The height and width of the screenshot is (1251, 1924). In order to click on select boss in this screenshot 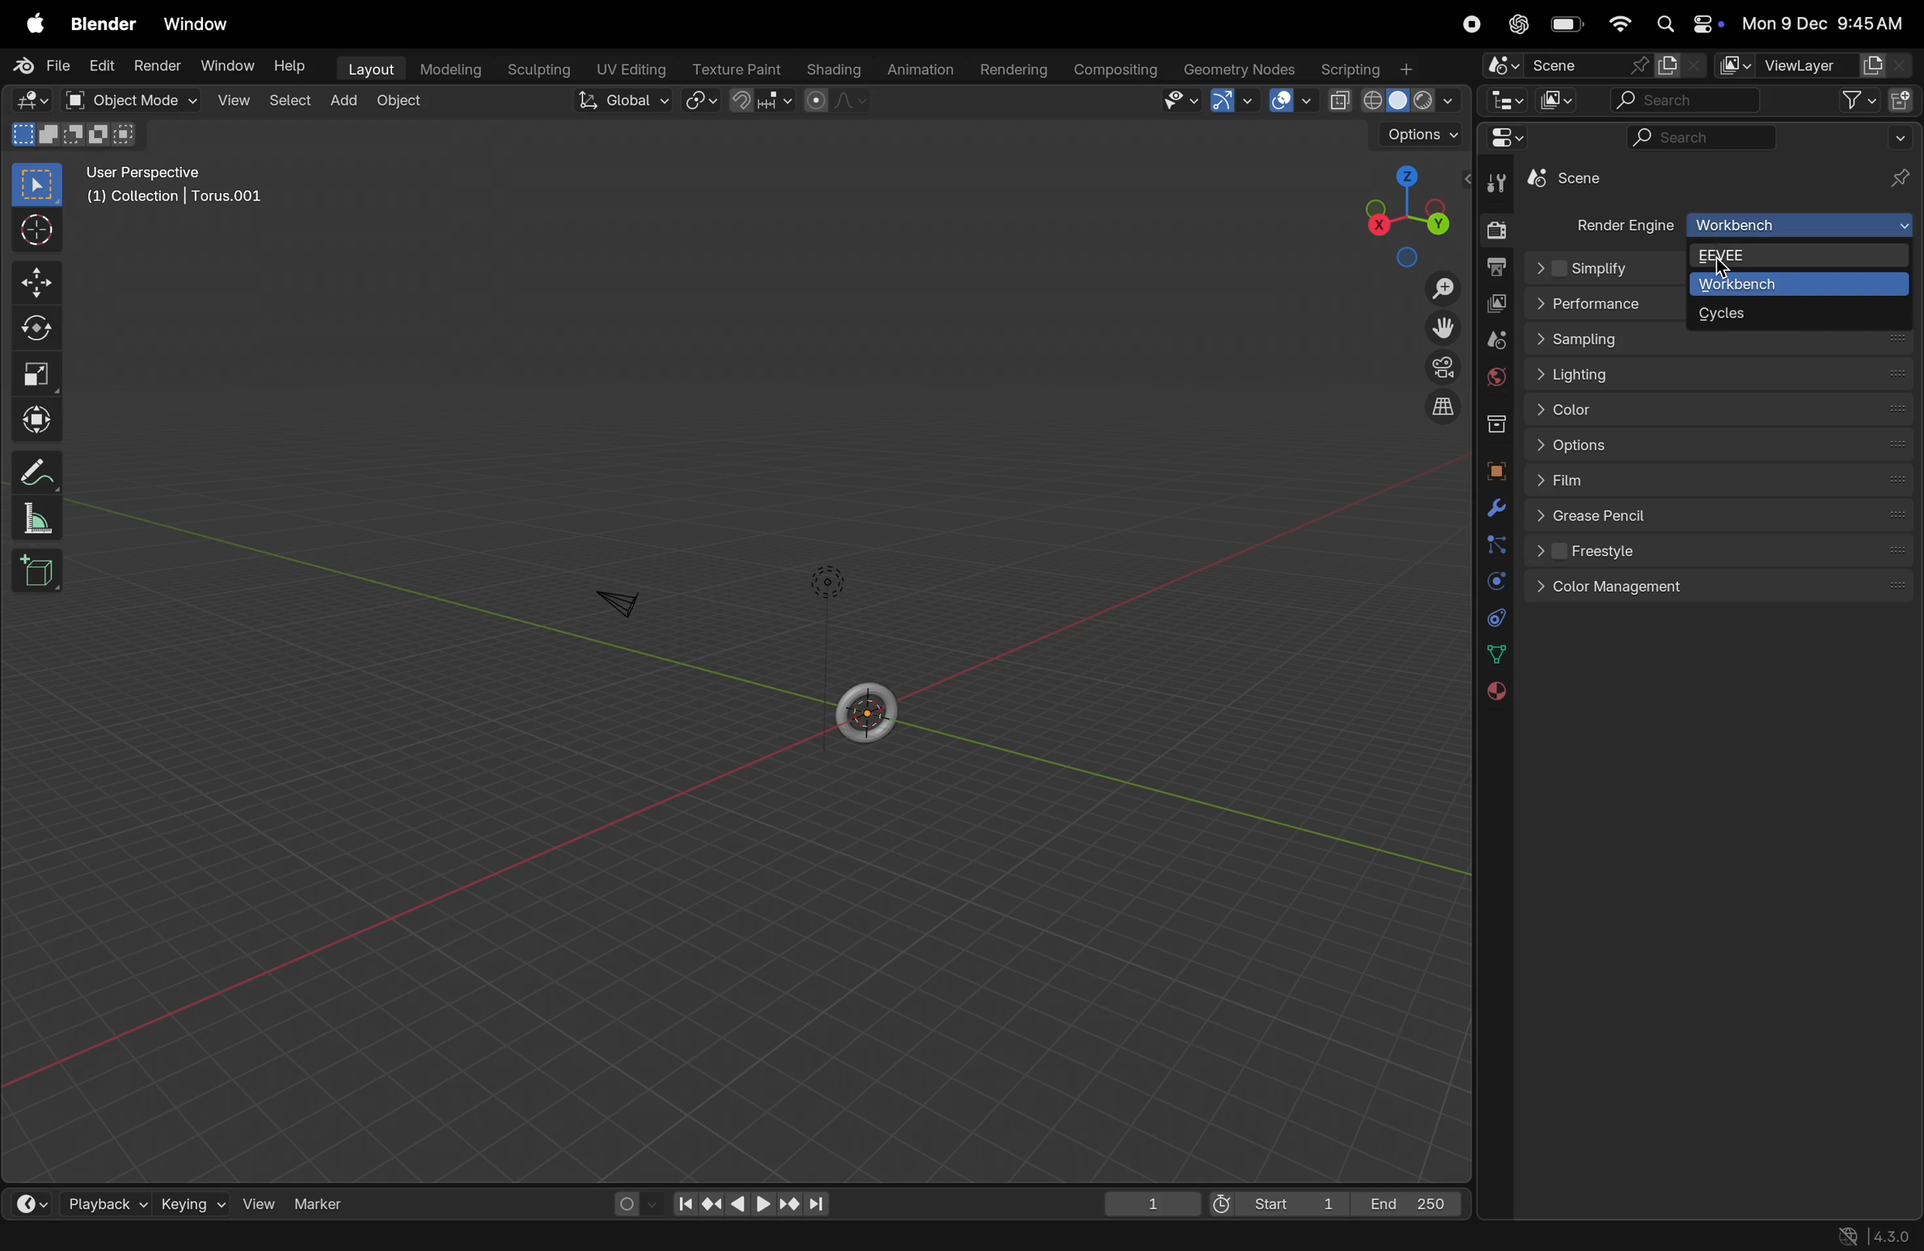, I will do `click(43, 186)`.